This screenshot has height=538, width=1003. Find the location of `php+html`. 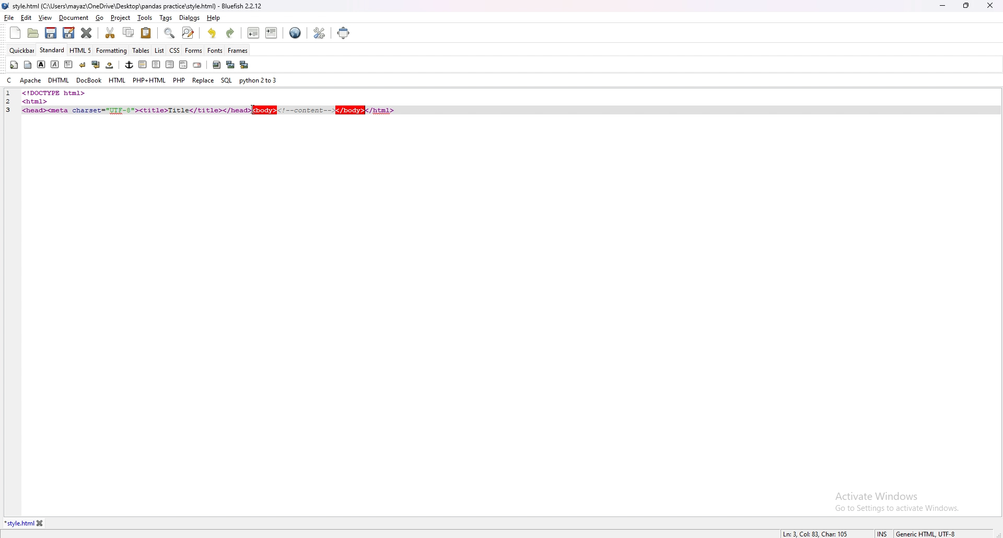

php+html is located at coordinates (149, 80).